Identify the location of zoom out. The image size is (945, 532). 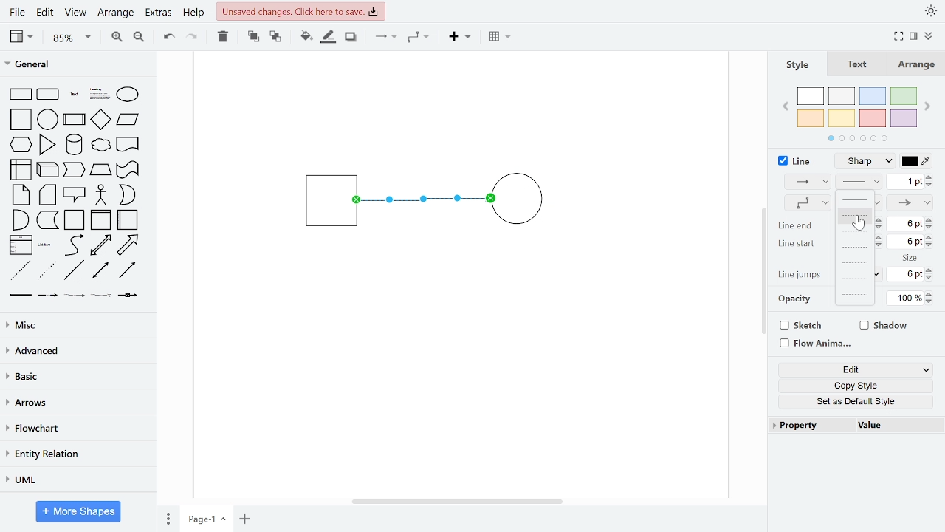
(138, 36).